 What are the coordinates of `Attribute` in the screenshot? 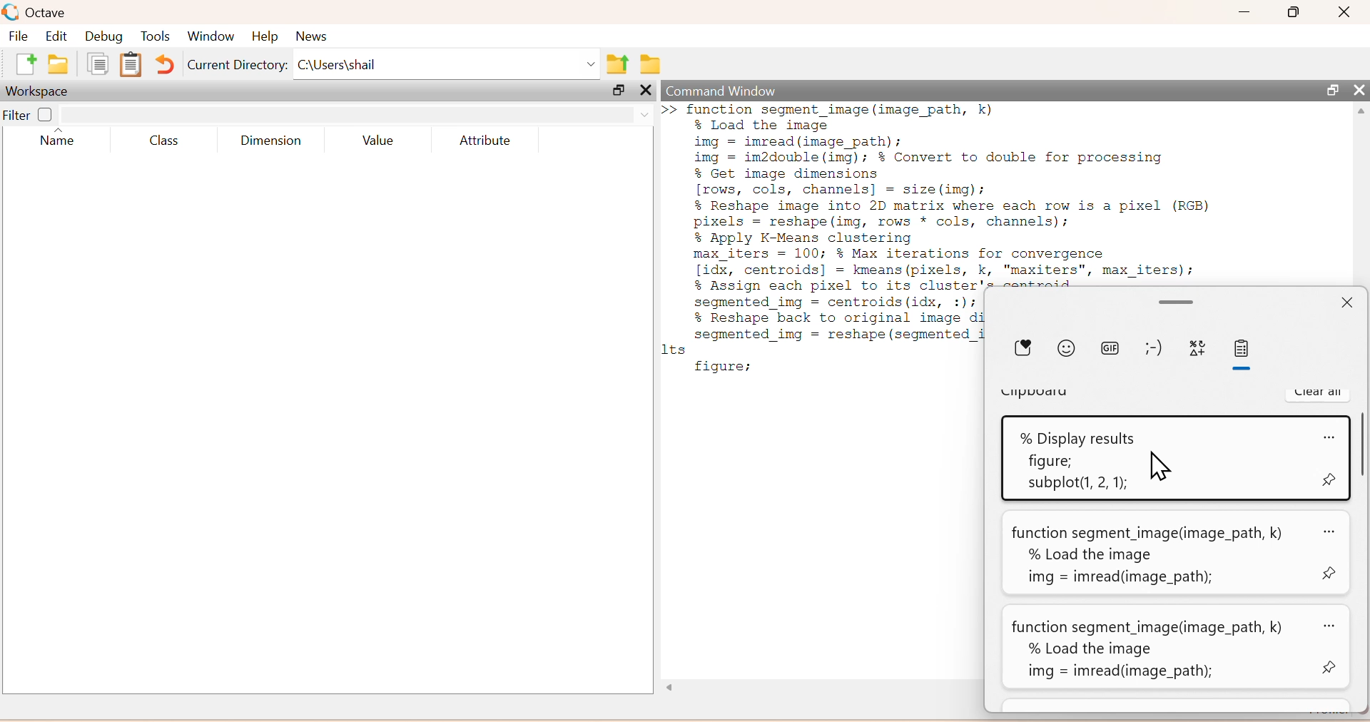 It's located at (482, 141).